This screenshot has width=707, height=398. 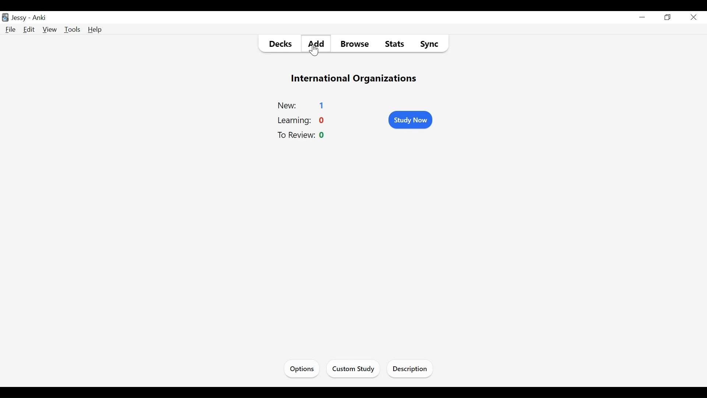 I want to click on Study Now, so click(x=411, y=120).